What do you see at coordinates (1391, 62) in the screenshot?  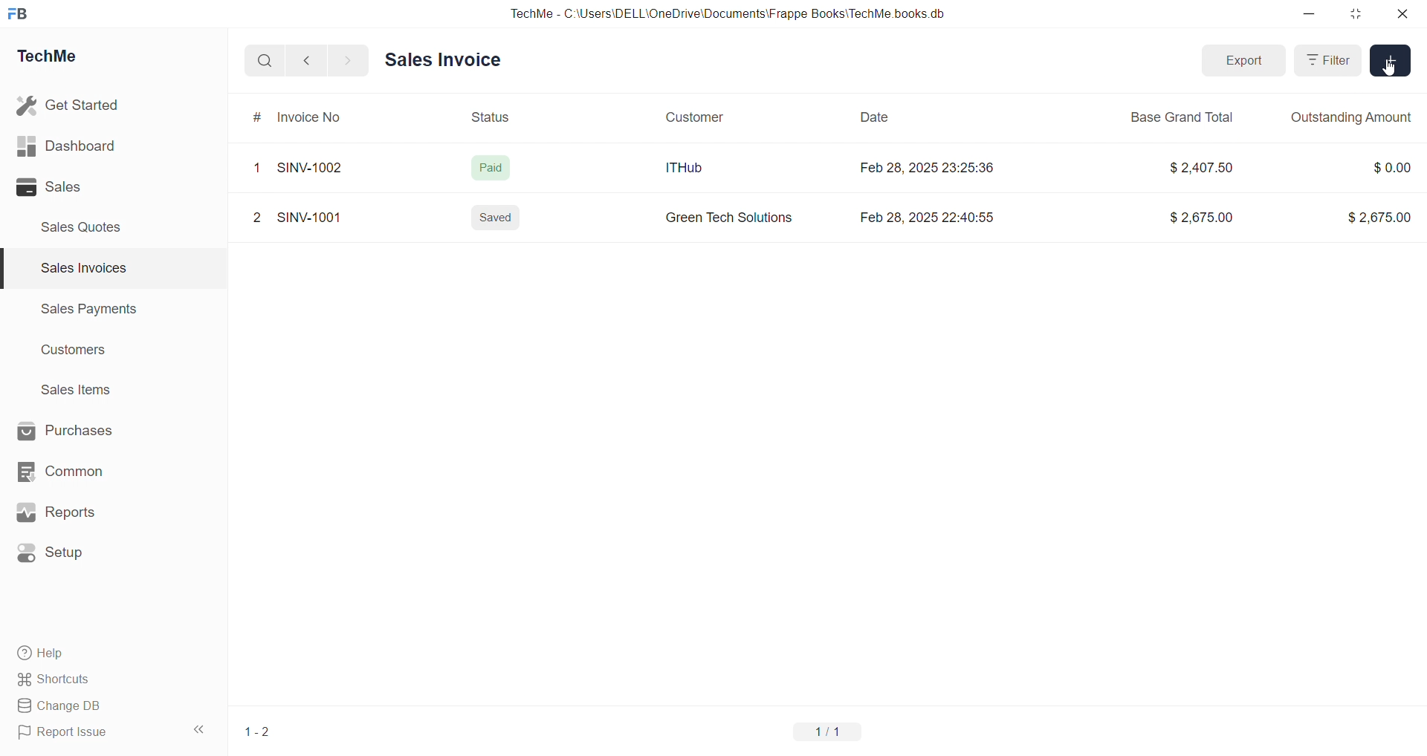 I see `New Entry` at bounding box center [1391, 62].